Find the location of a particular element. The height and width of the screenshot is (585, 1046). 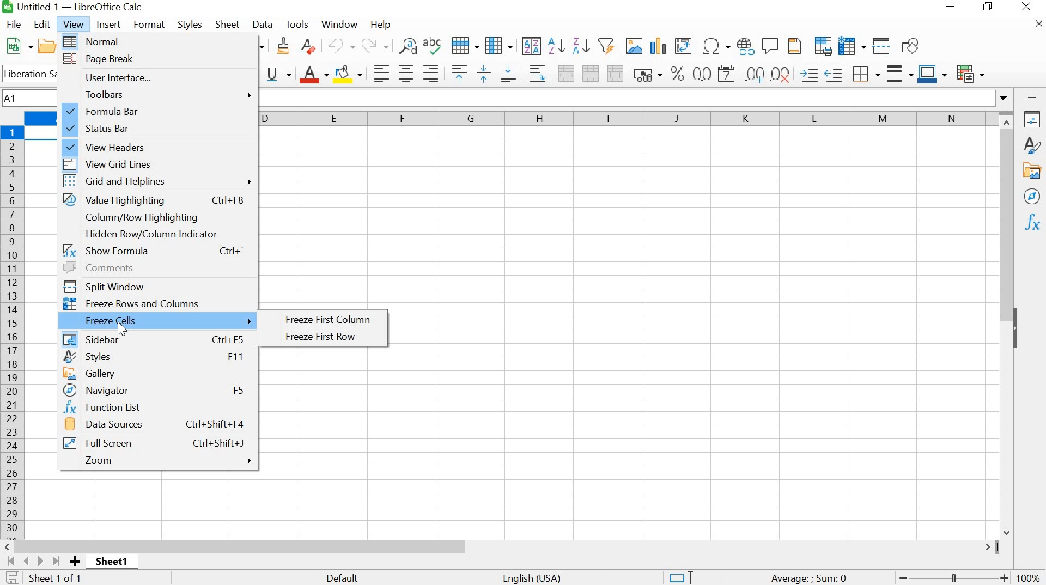

cursor is located at coordinates (126, 331).